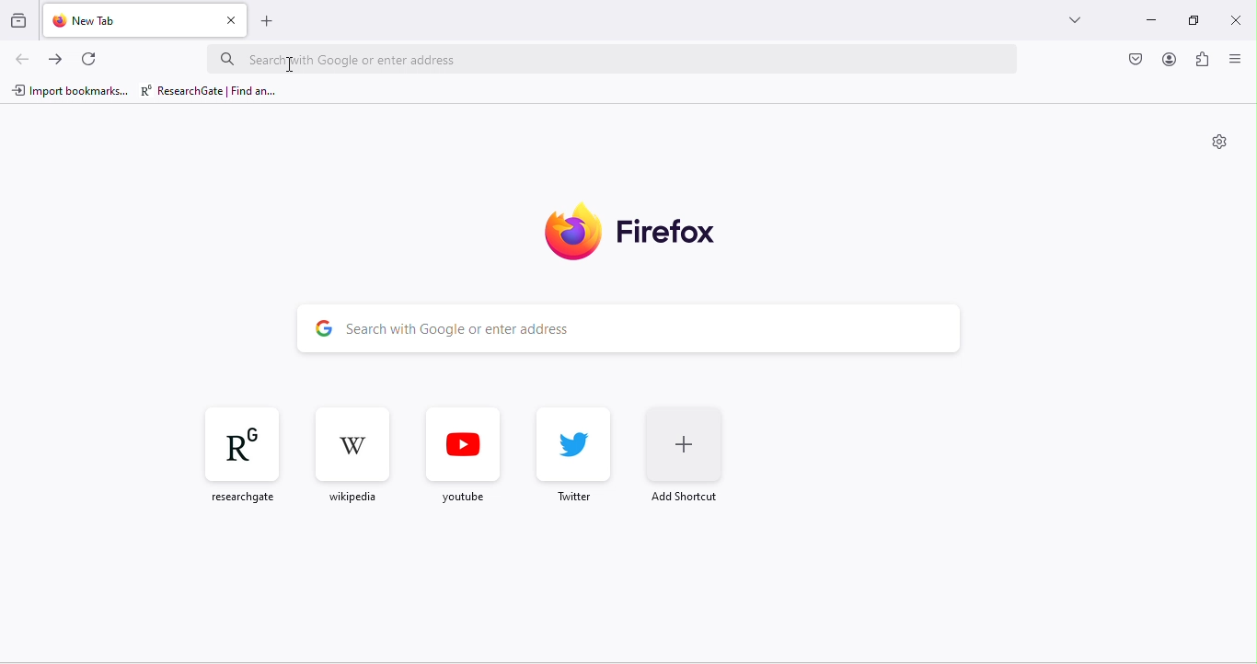 This screenshot has height=664, width=1257. I want to click on view recent, so click(18, 19).